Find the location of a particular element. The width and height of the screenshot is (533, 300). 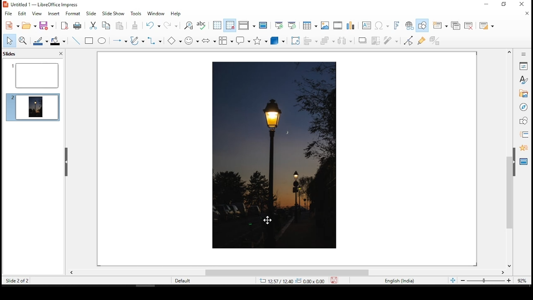

slide is located at coordinates (91, 14).